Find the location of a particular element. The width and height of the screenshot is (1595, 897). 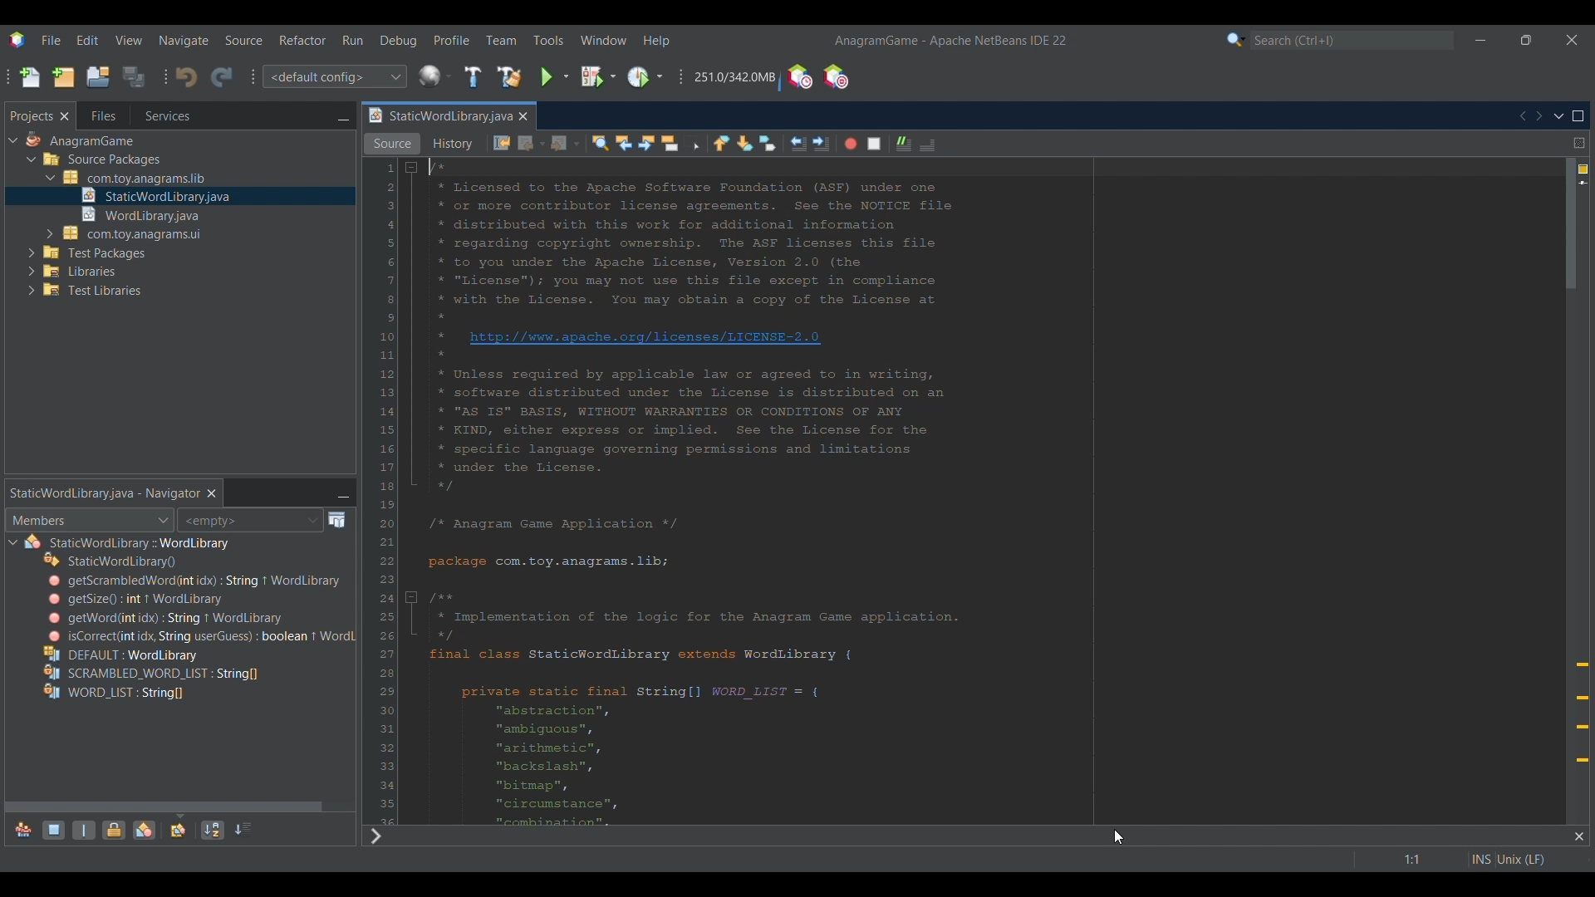

Type in search is located at coordinates (1352, 40).